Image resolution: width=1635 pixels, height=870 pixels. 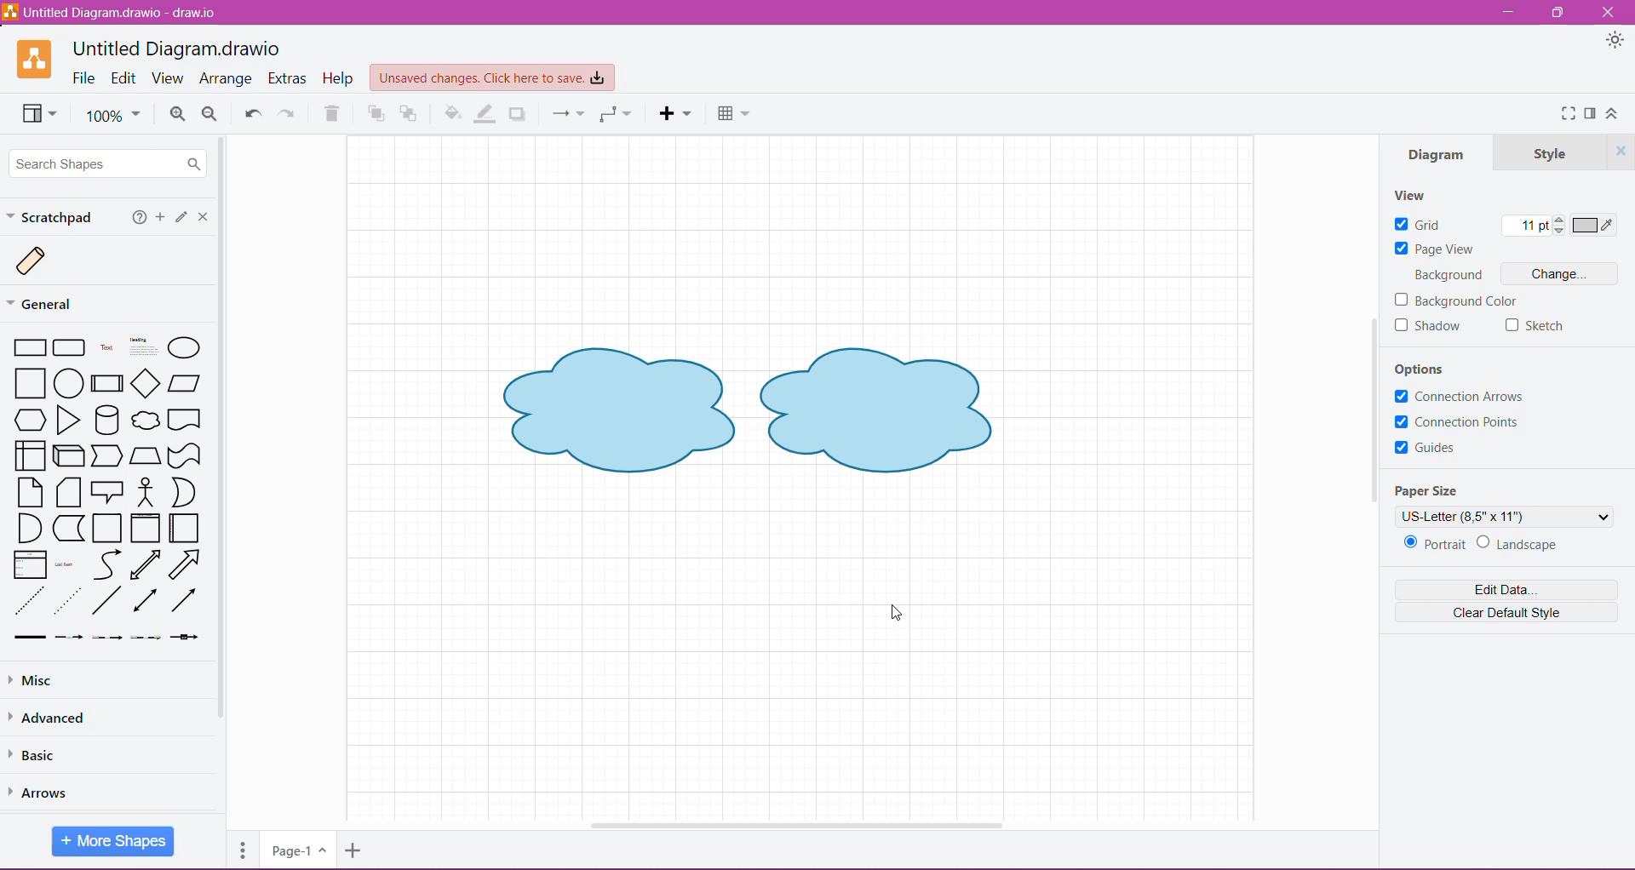 I want to click on Add, so click(x=161, y=217).